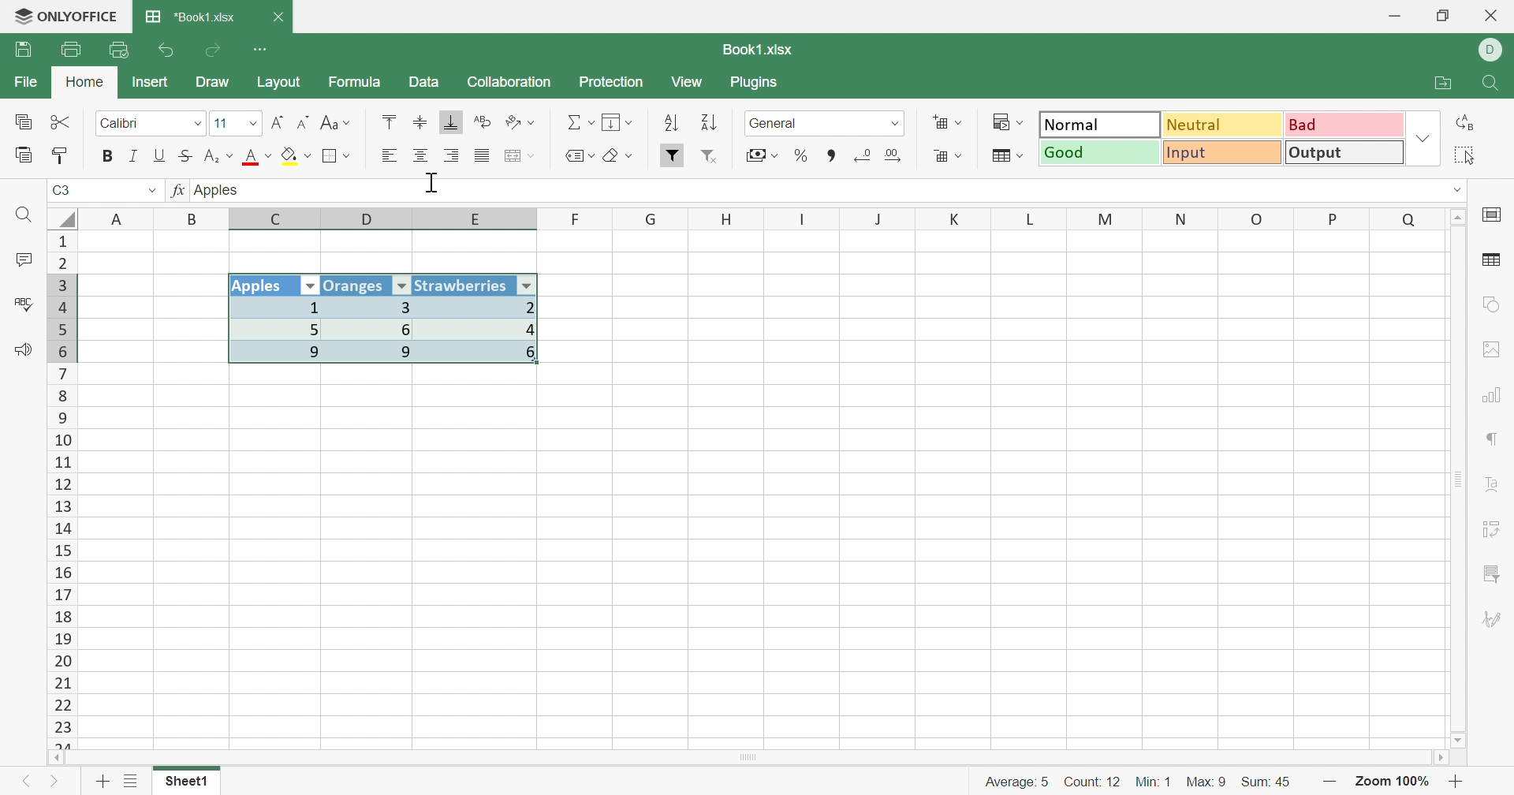  I want to click on Align Center, so click(420, 156).